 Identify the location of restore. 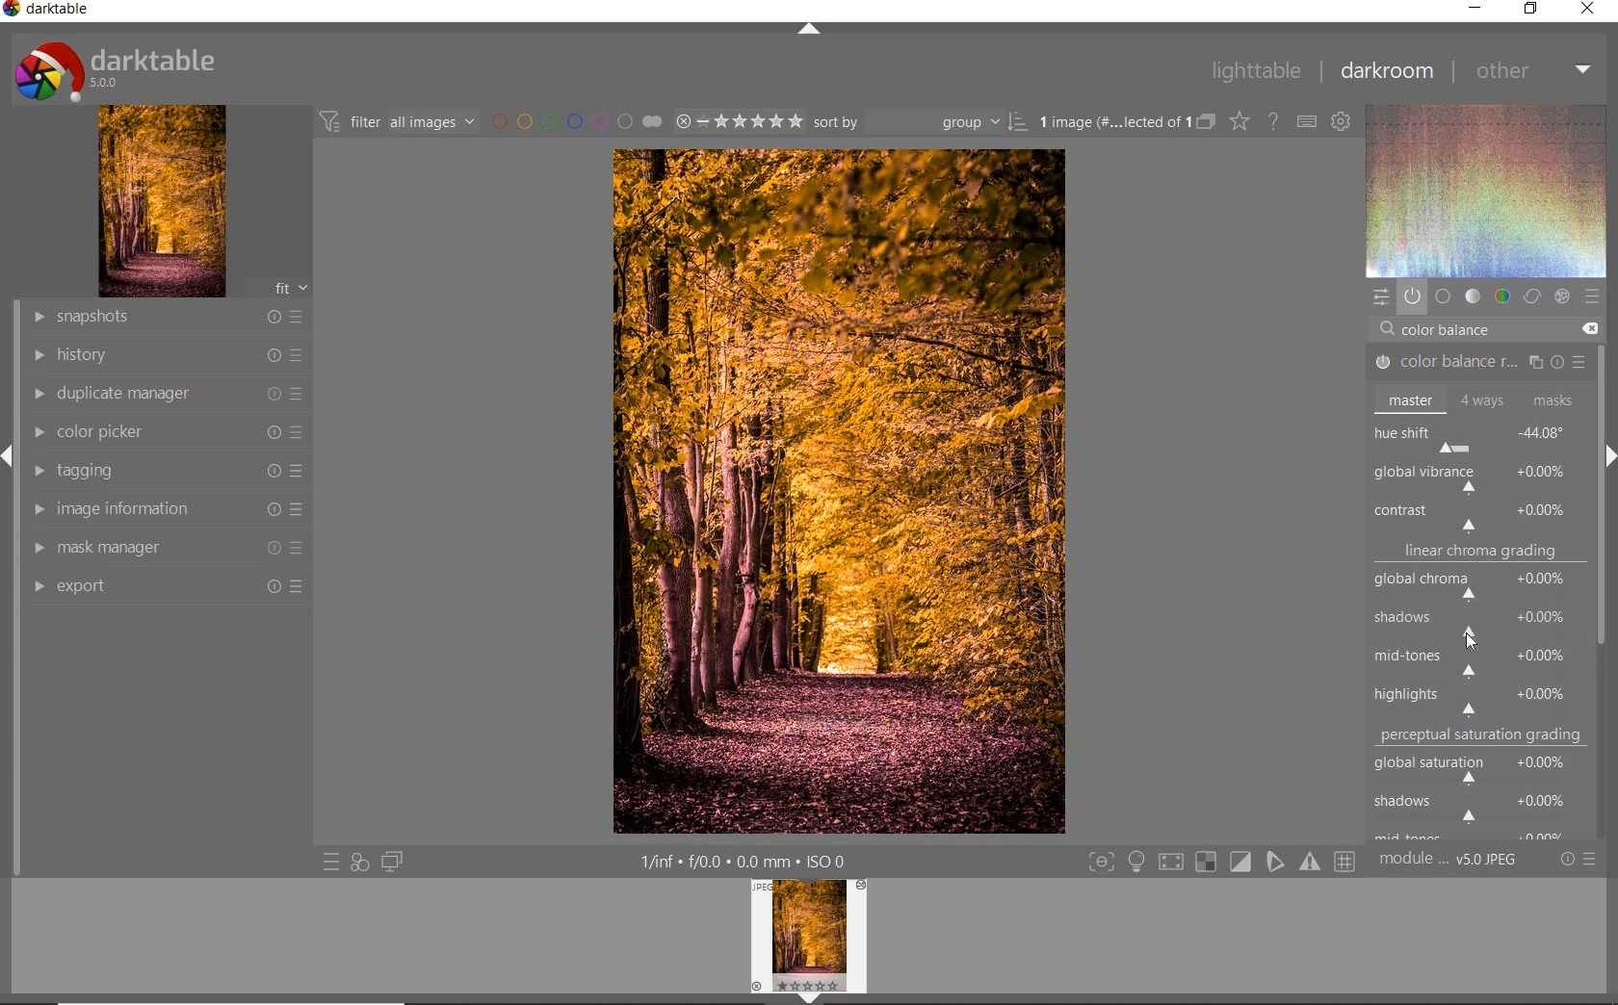
(1529, 11).